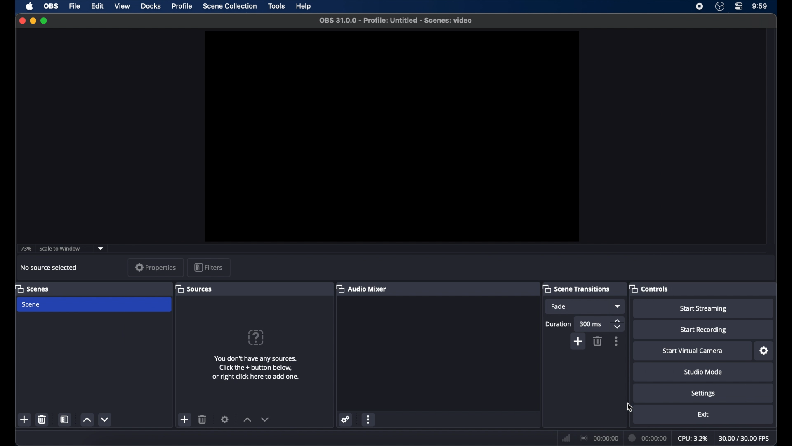  What do you see at coordinates (559, 307) in the screenshot?
I see `fade` at bounding box center [559, 307].